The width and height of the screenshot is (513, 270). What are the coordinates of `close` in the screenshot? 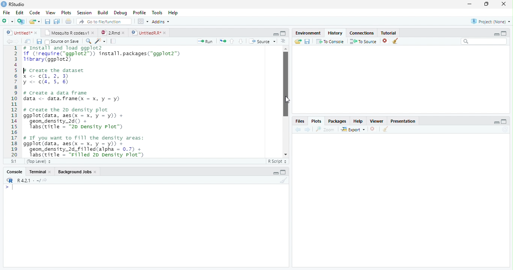 It's located at (94, 33).